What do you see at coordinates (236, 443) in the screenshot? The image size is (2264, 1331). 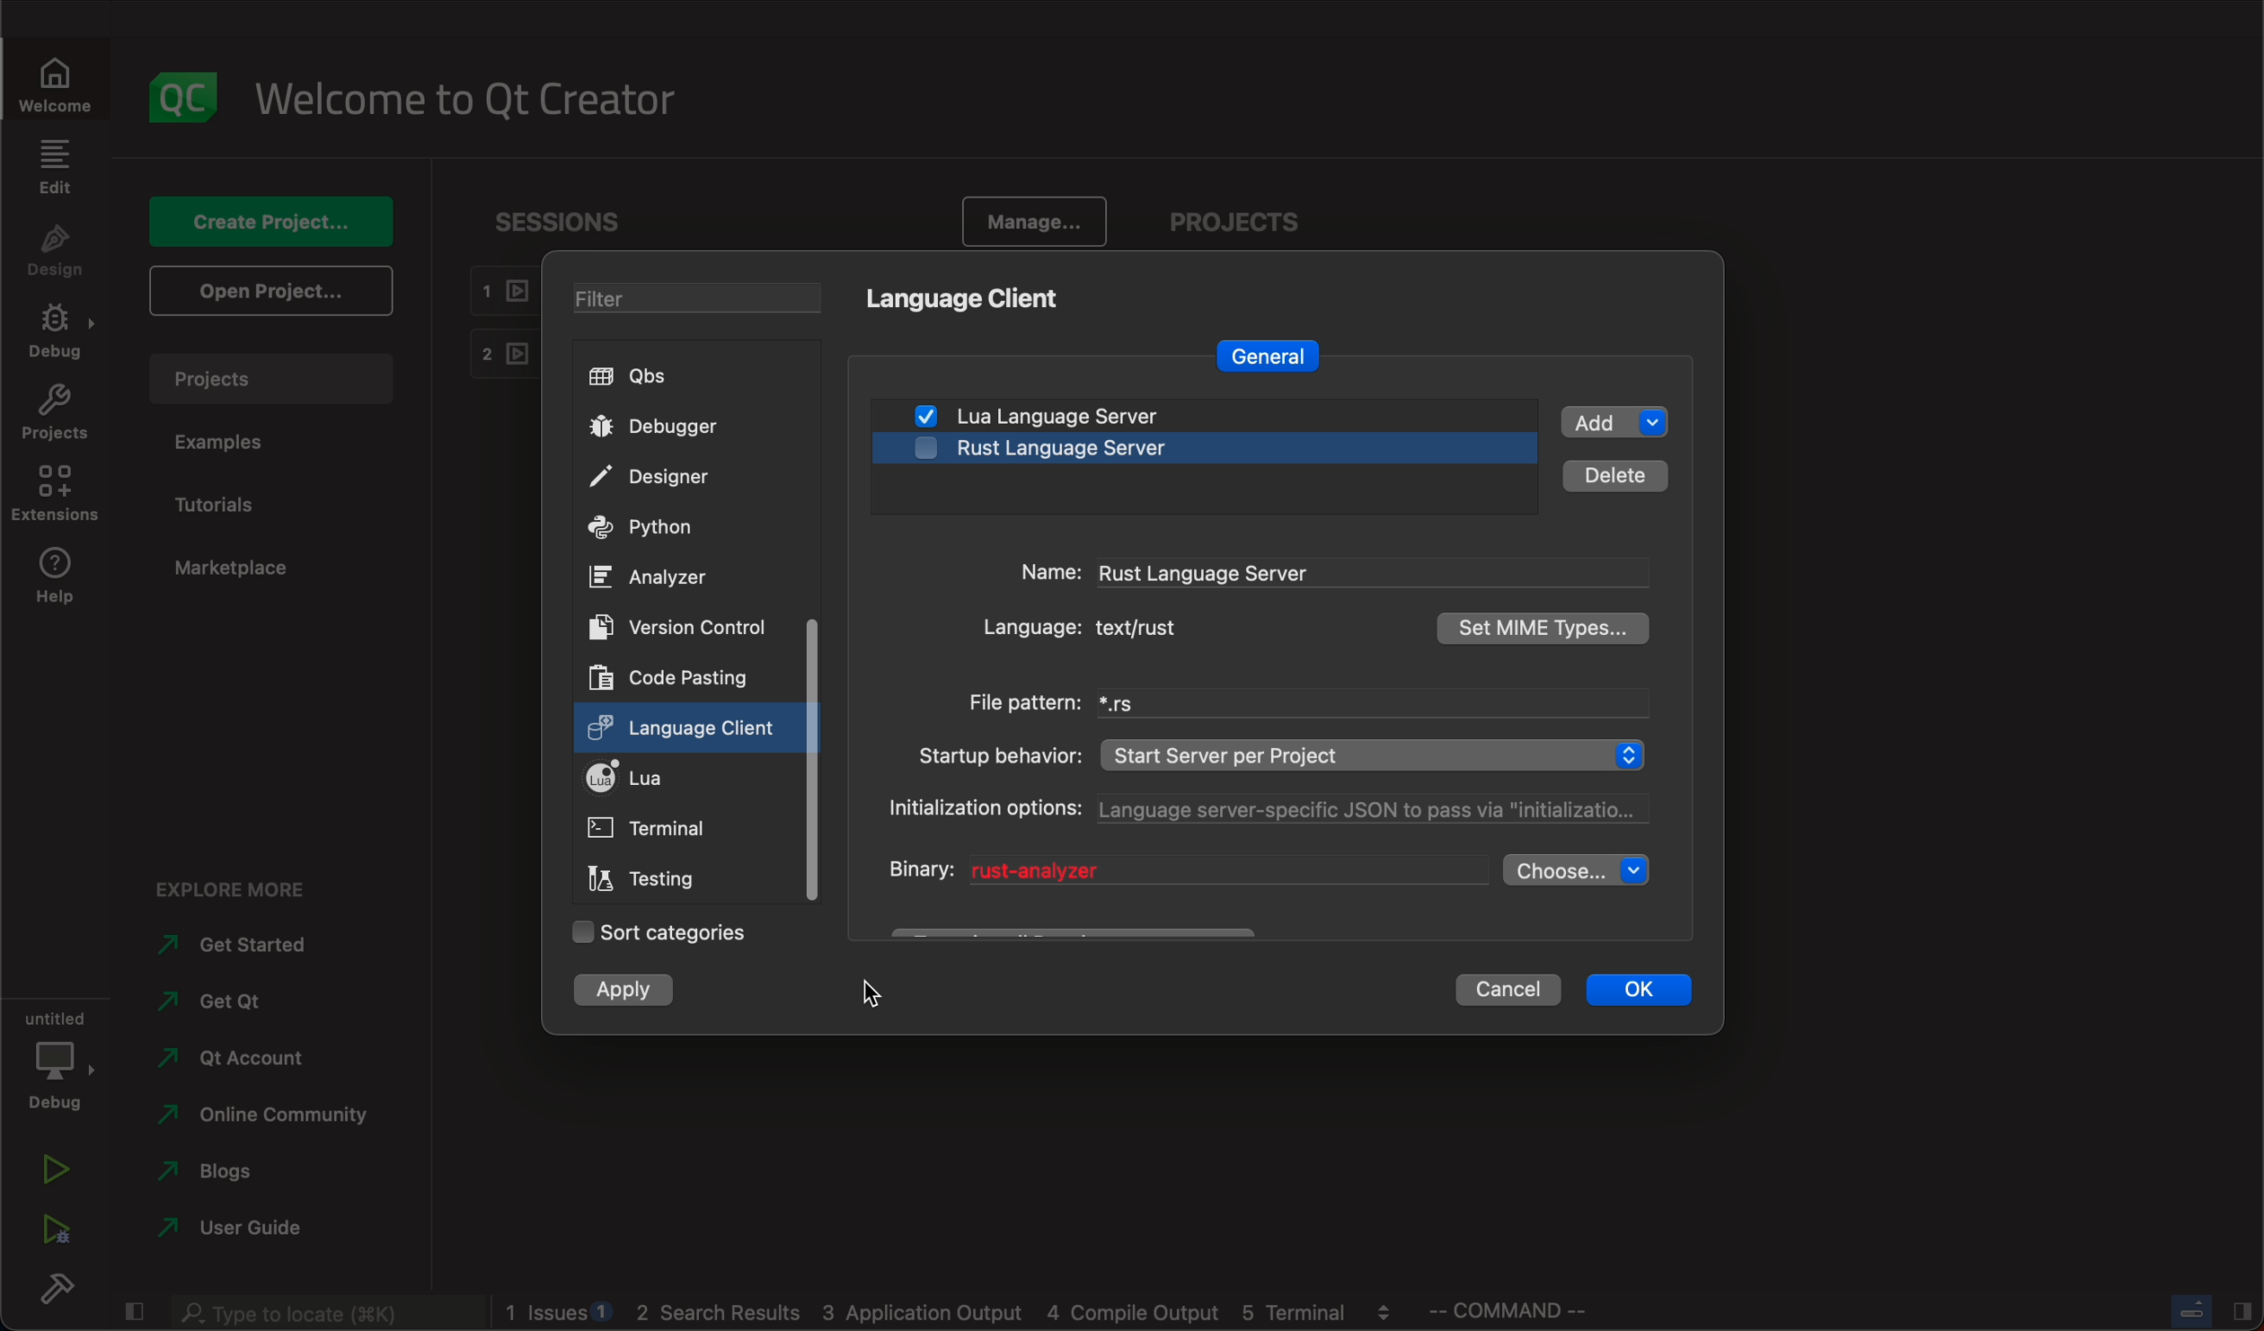 I see `examples` at bounding box center [236, 443].